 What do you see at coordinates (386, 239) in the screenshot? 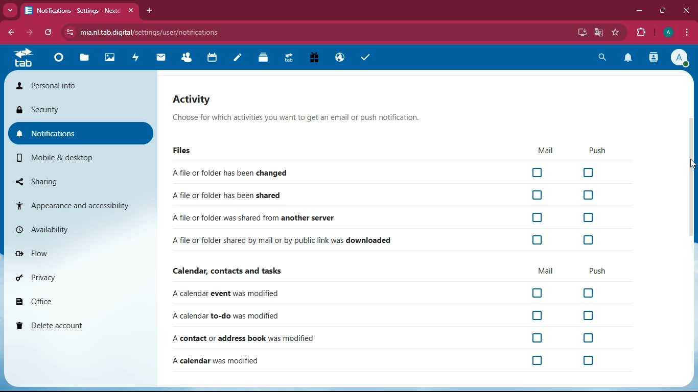
I see `A file or folder shared by mail or by public link was downloaded` at bounding box center [386, 239].